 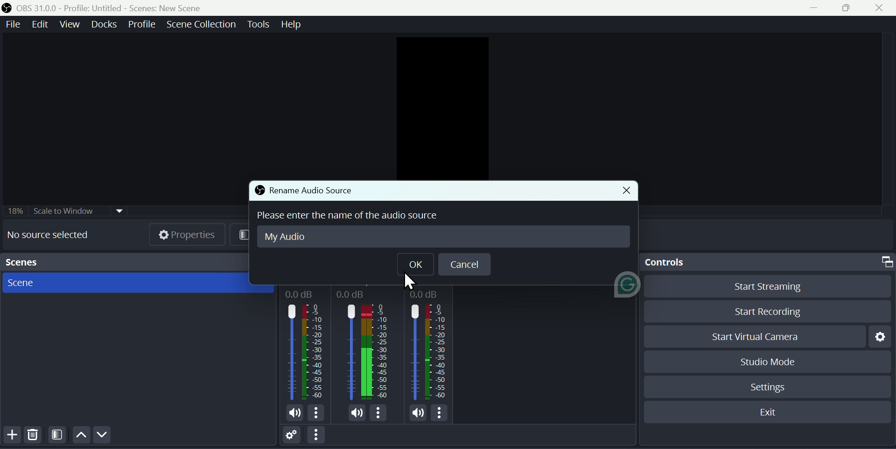 I want to click on close, so click(x=623, y=190).